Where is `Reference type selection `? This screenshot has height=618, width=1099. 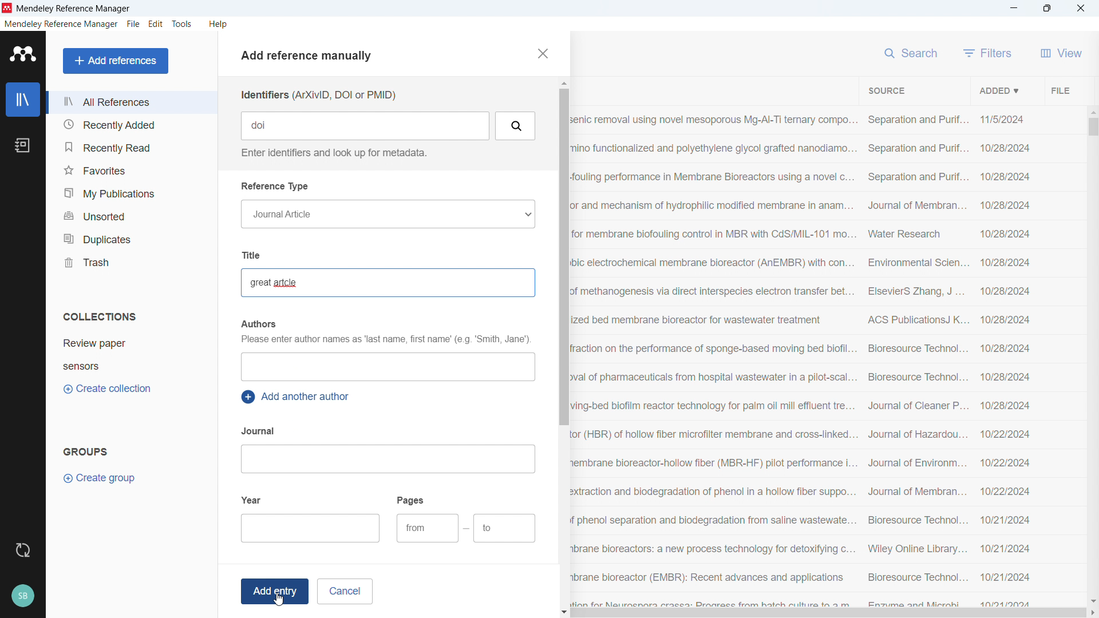
Reference type selection  is located at coordinates (387, 214).